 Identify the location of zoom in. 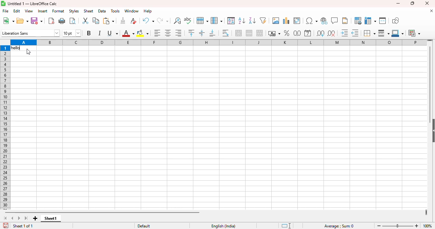
(417, 226).